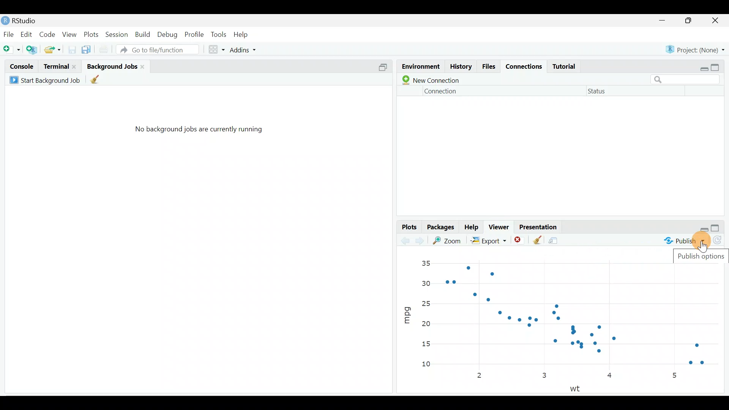 The image size is (729, 410). I want to click on Connection, so click(442, 91).